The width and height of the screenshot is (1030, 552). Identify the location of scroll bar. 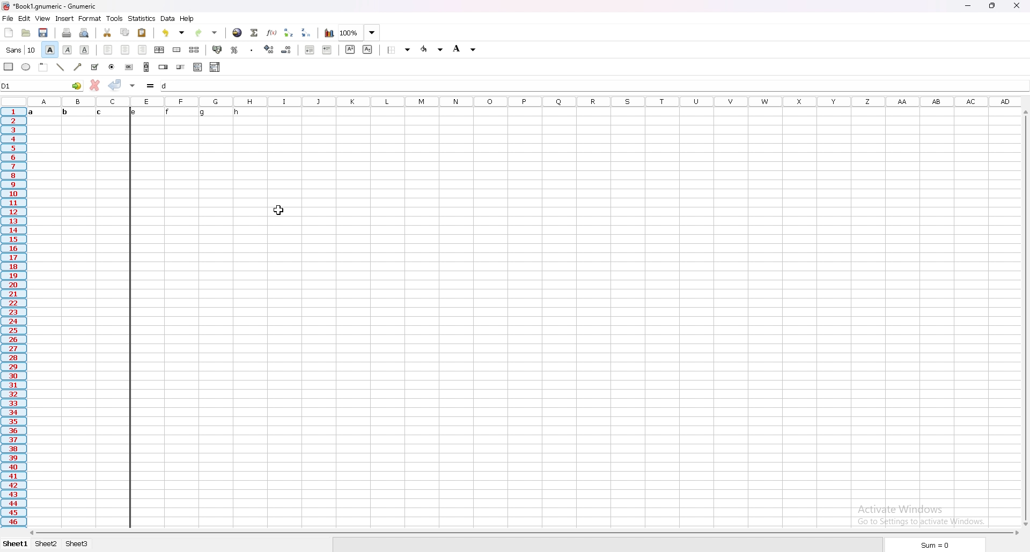
(523, 533).